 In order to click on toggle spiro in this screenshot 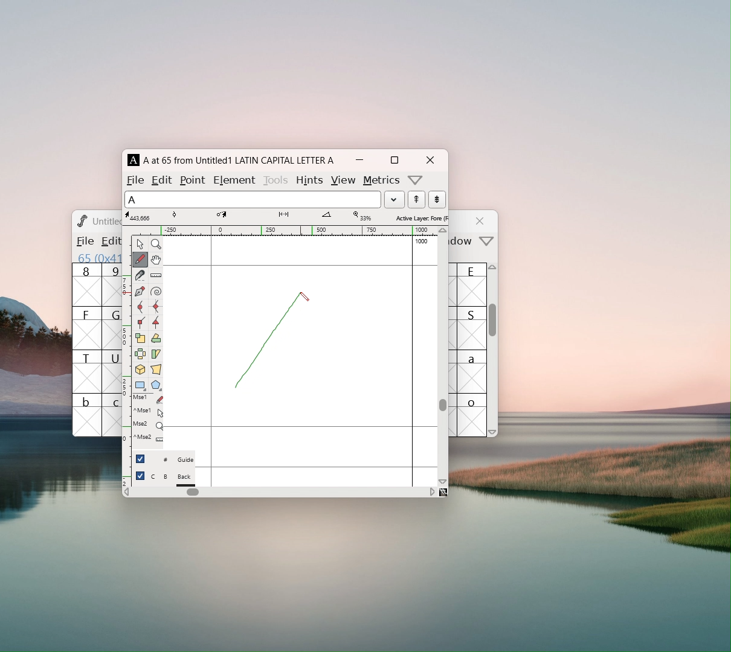, I will do `click(156, 292)`.